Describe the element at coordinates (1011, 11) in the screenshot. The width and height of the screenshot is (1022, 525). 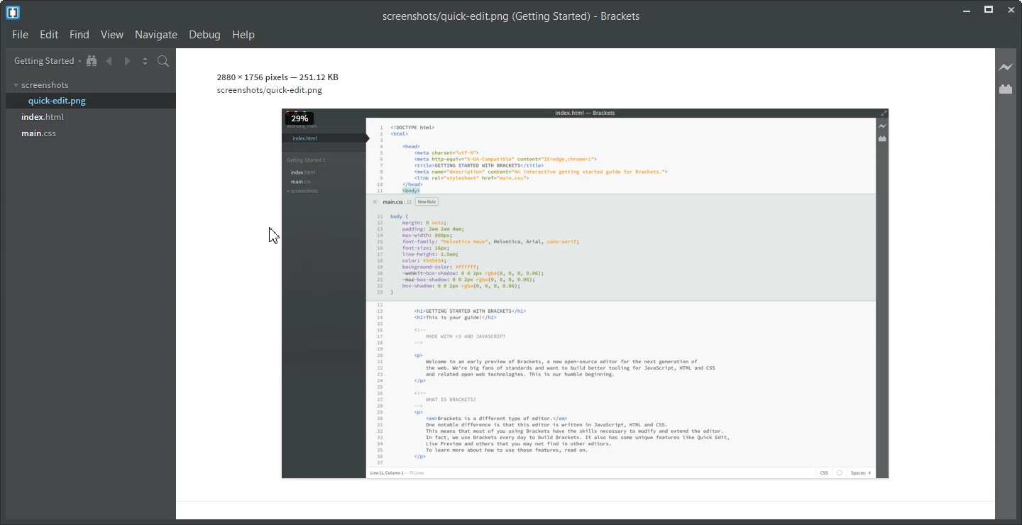
I see `Close` at that location.